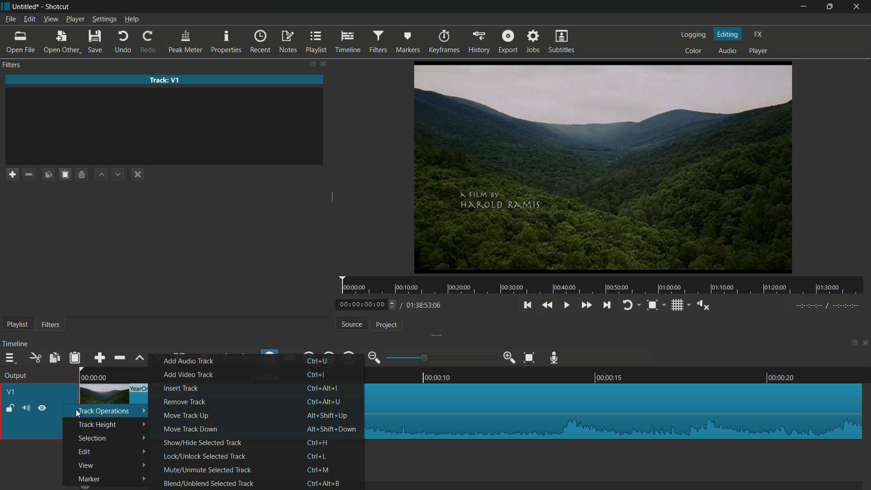  I want to click on audio, so click(727, 50).